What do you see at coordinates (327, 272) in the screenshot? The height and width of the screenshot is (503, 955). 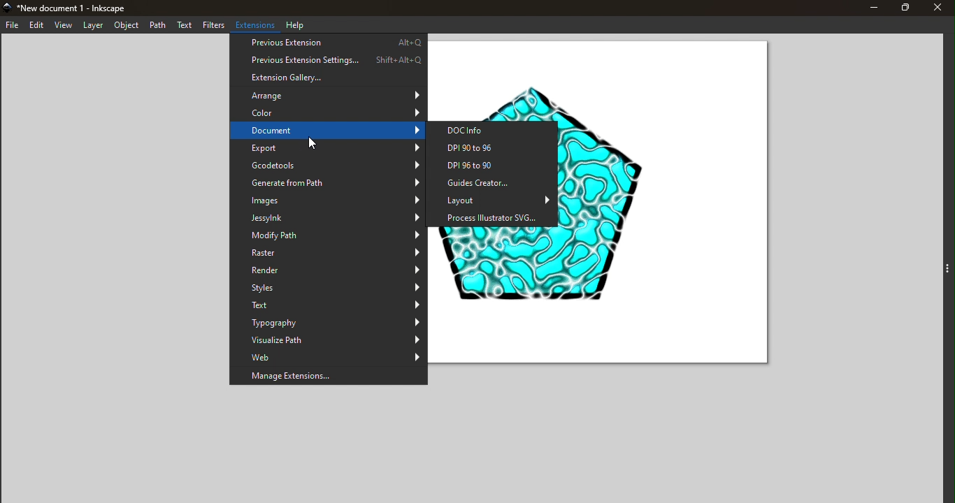 I see `Render` at bounding box center [327, 272].